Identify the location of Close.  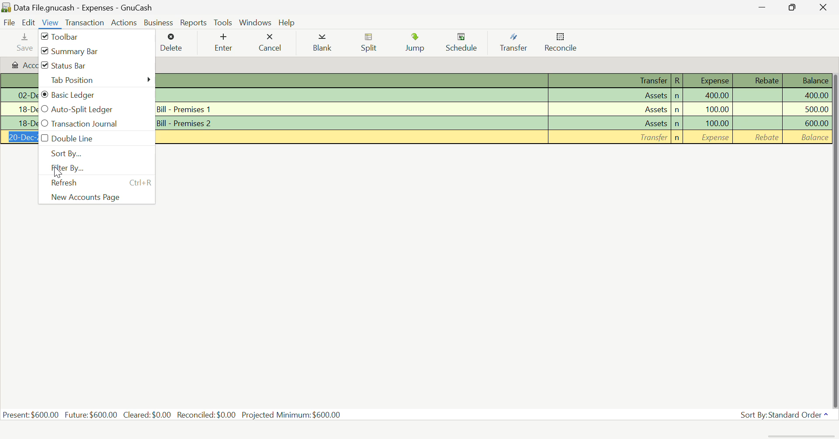
(824, 7).